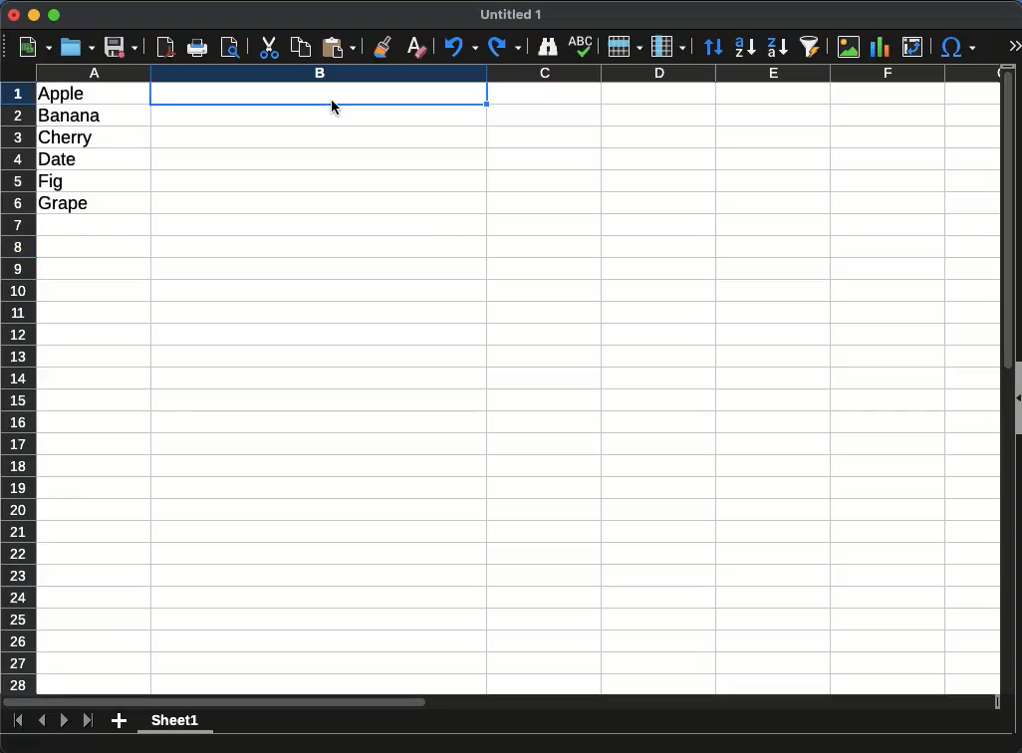  I want to click on sort, so click(714, 47).